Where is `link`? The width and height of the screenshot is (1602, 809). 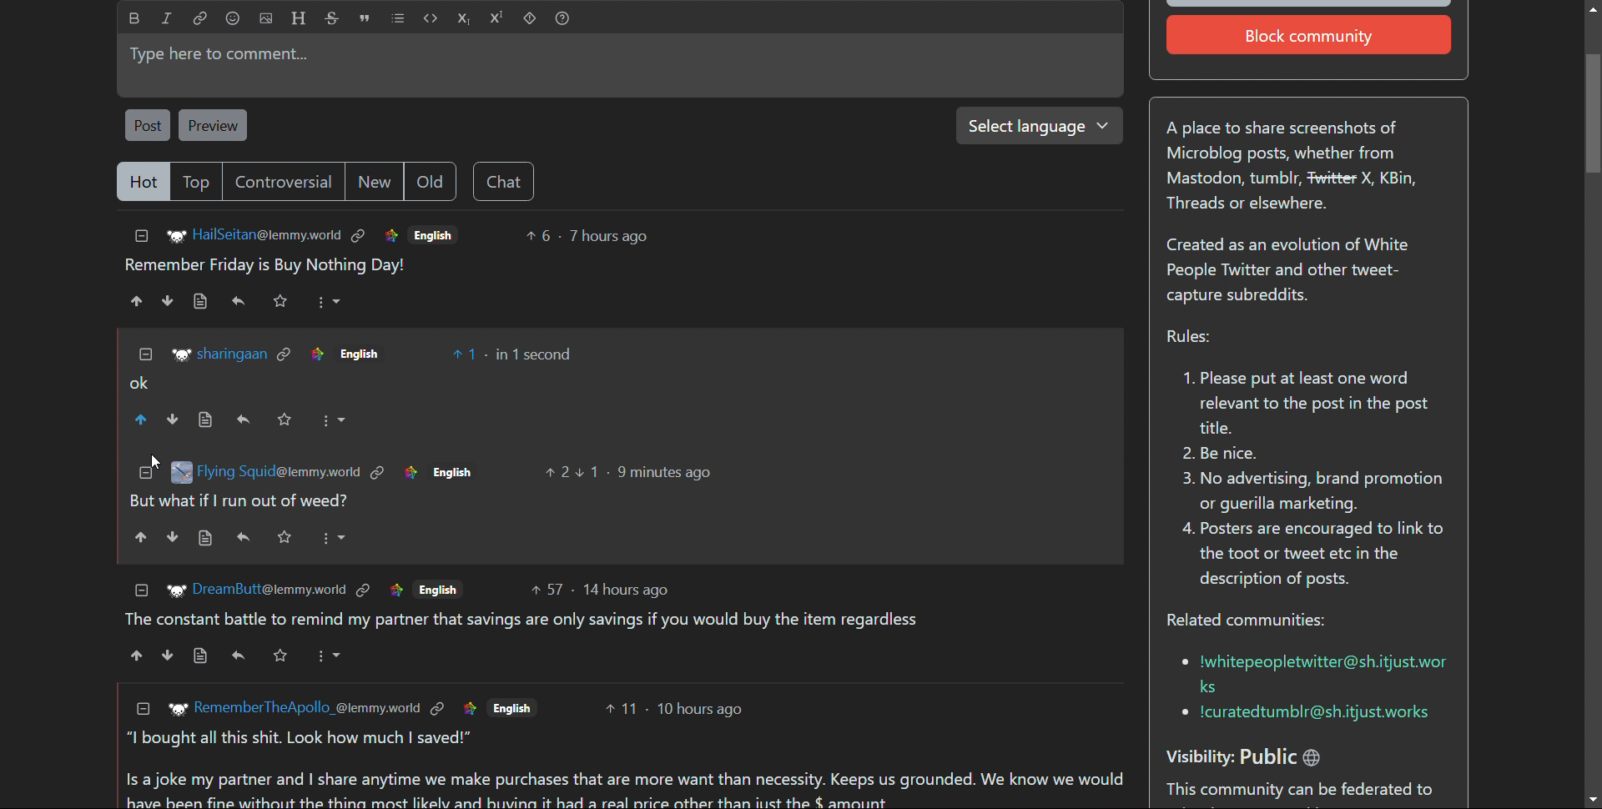 link is located at coordinates (464, 708).